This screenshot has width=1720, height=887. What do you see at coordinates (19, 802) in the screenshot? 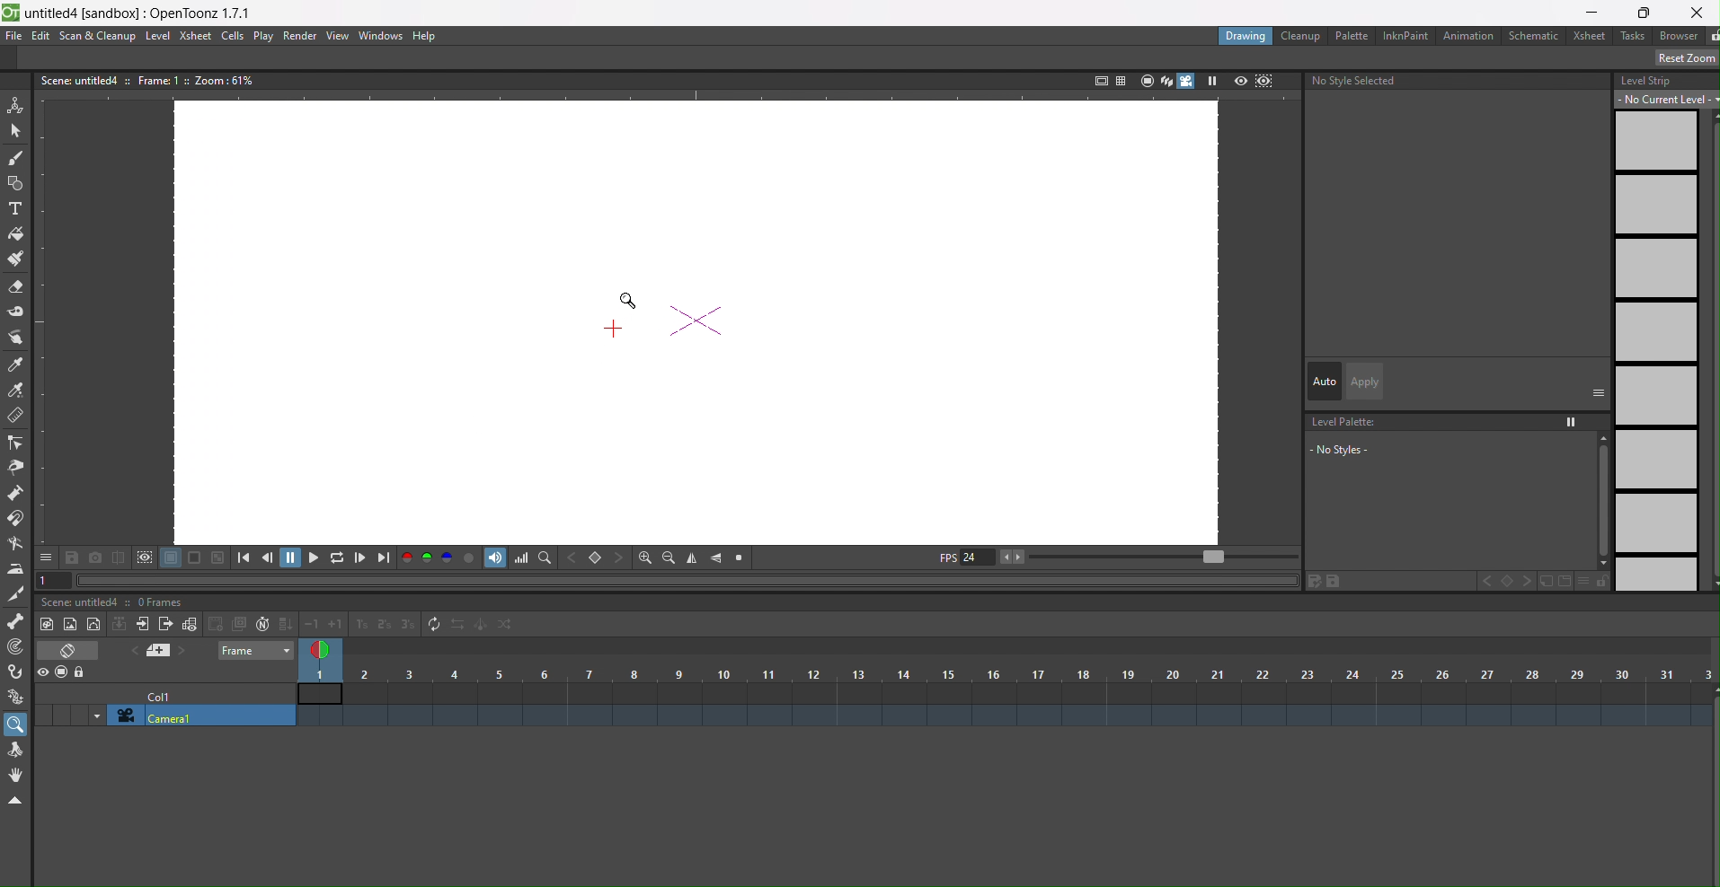
I see `hide toolbar` at bounding box center [19, 802].